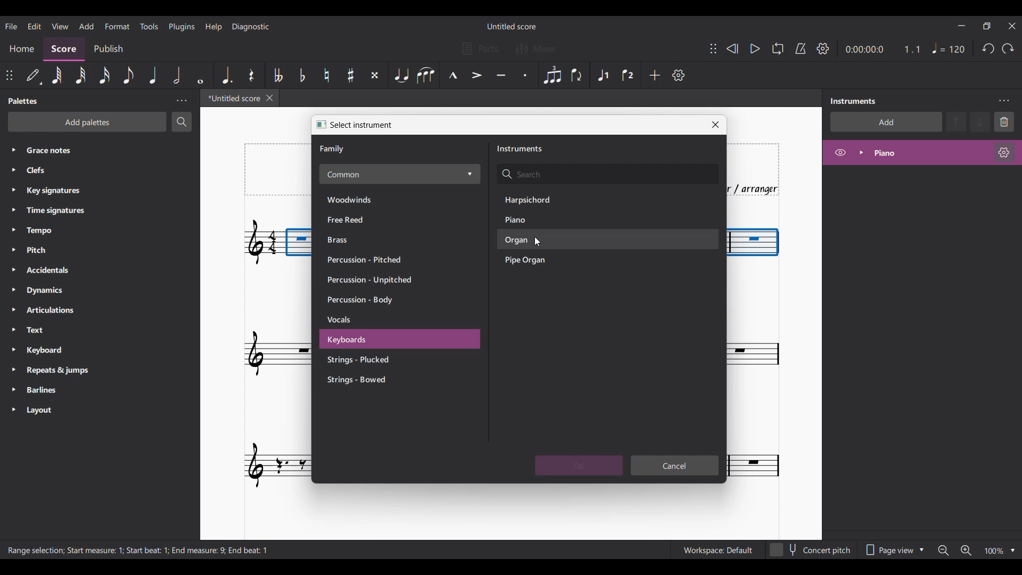  Describe the element at coordinates (360, 199) in the screenshot. I see `Woodwinds` at that location.